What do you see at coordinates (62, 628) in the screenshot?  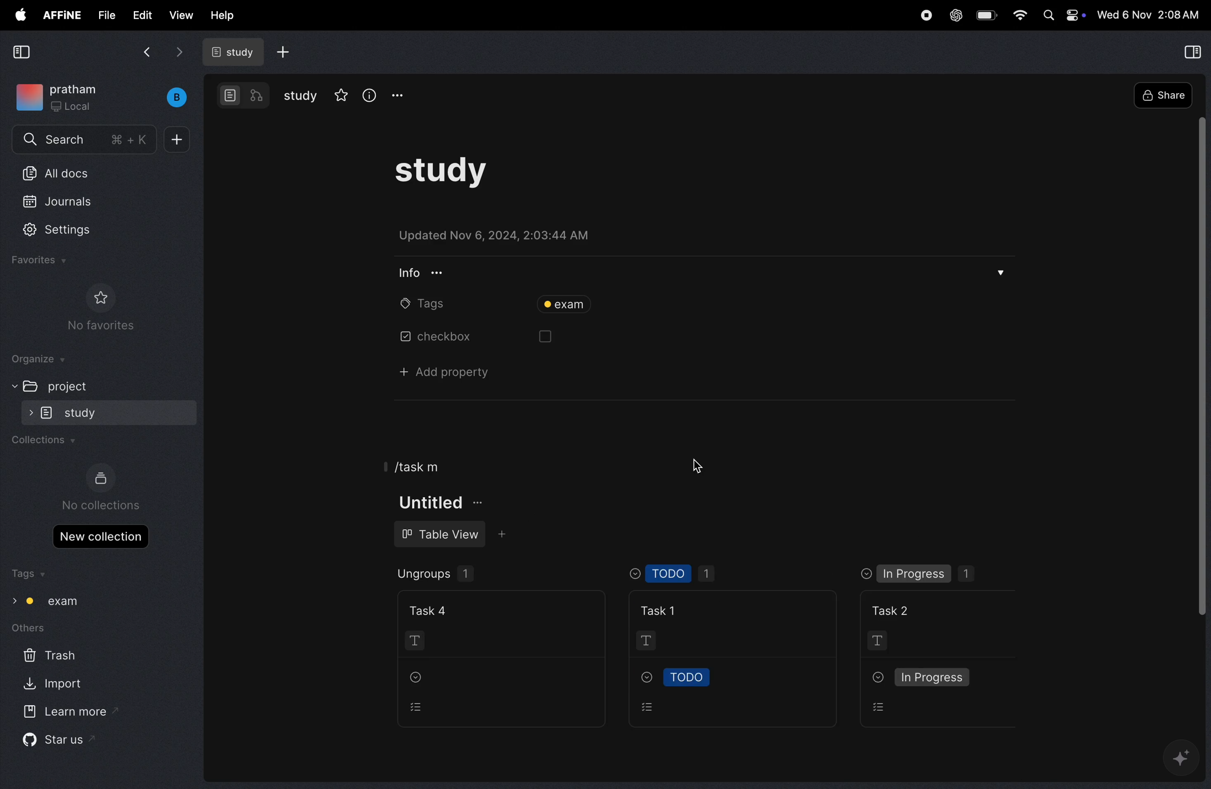 I see `others` at bounding box center [62, 628].